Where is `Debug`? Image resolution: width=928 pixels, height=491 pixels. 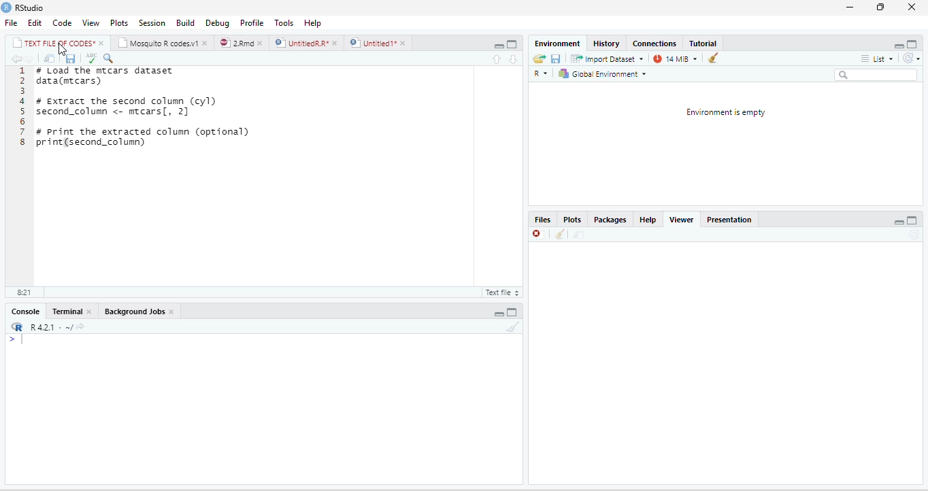
Debug is located at coordinates (216, 22).